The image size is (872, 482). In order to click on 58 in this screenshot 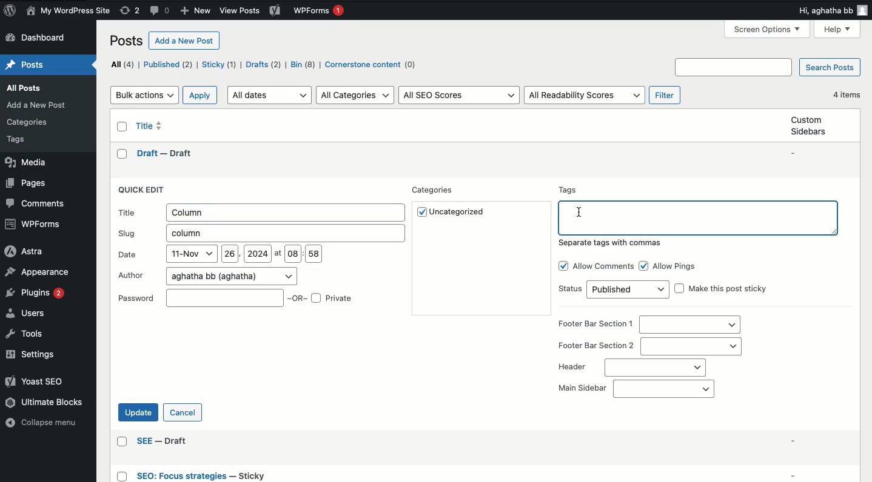, I will do `click(314, 254)`.